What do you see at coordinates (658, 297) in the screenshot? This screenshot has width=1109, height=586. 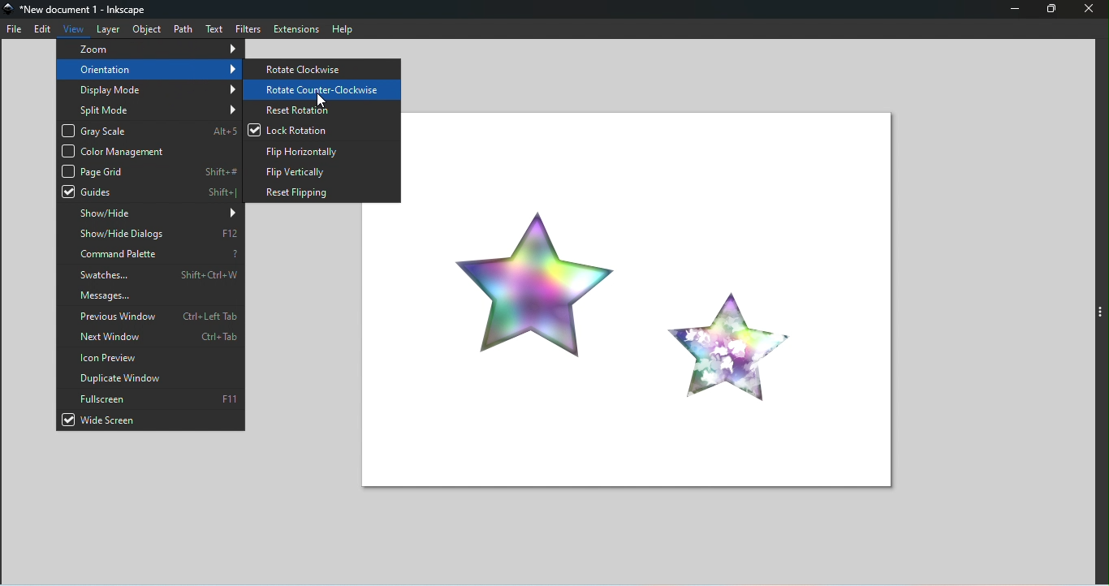 I see `Canvas` at bounding box center [658, 297].